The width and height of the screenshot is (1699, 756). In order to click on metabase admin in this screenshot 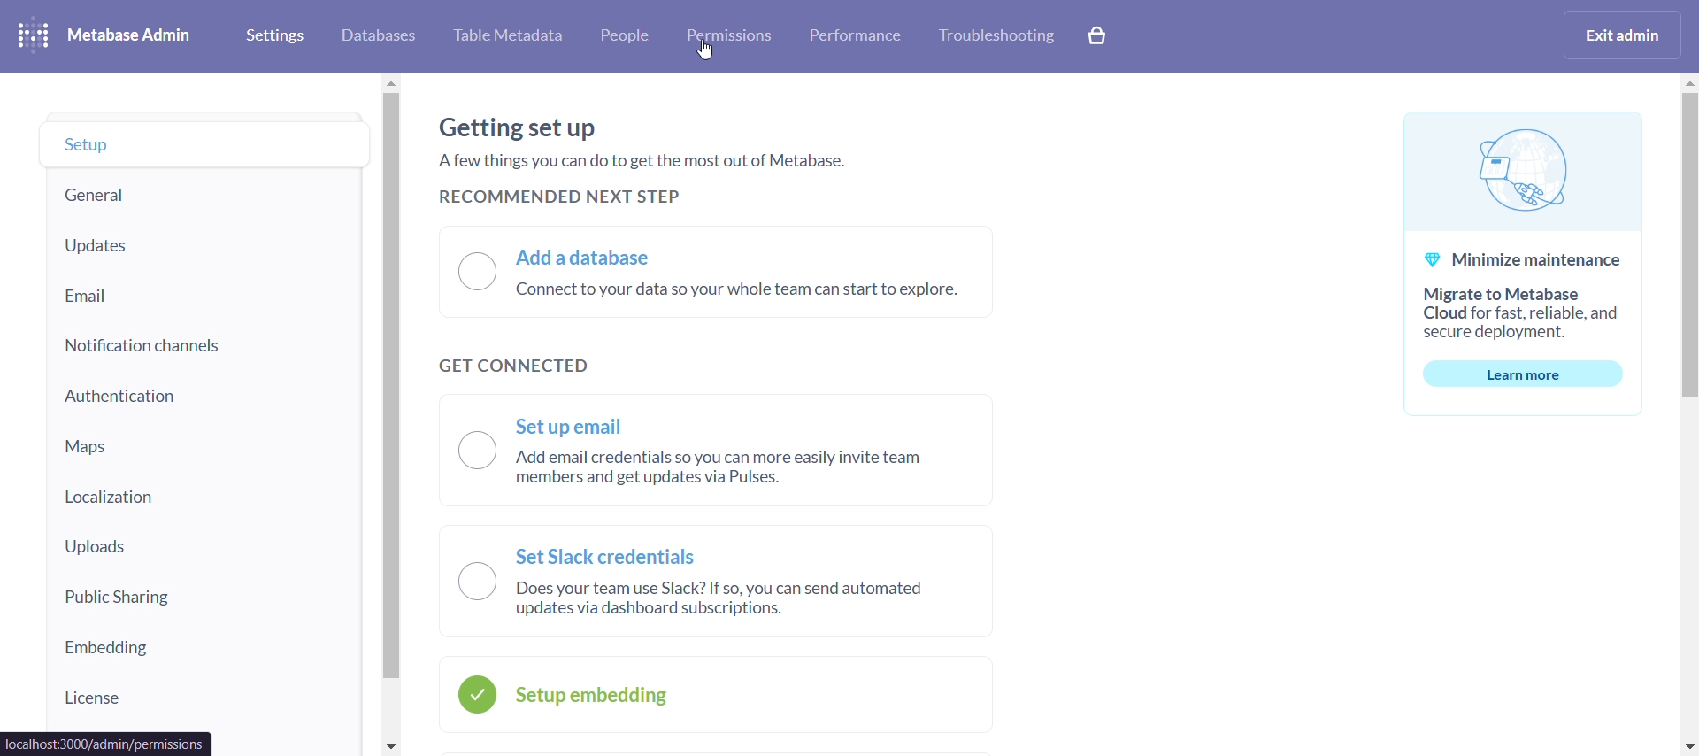, I will do `click(135, 34)`.